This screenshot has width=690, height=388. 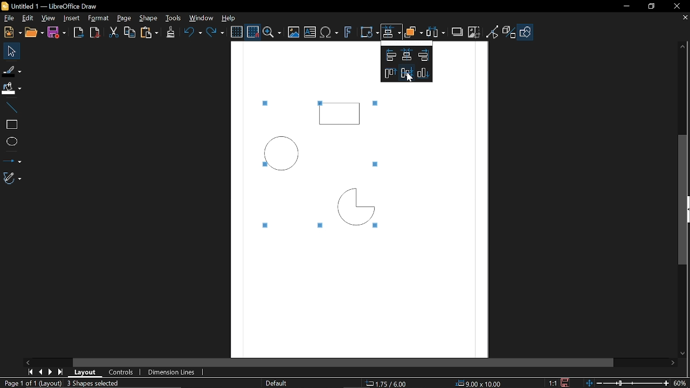 What do you see at coordinates (170, 33) in the screenshot?
I see `Clone` at bounding box center [170, 33].